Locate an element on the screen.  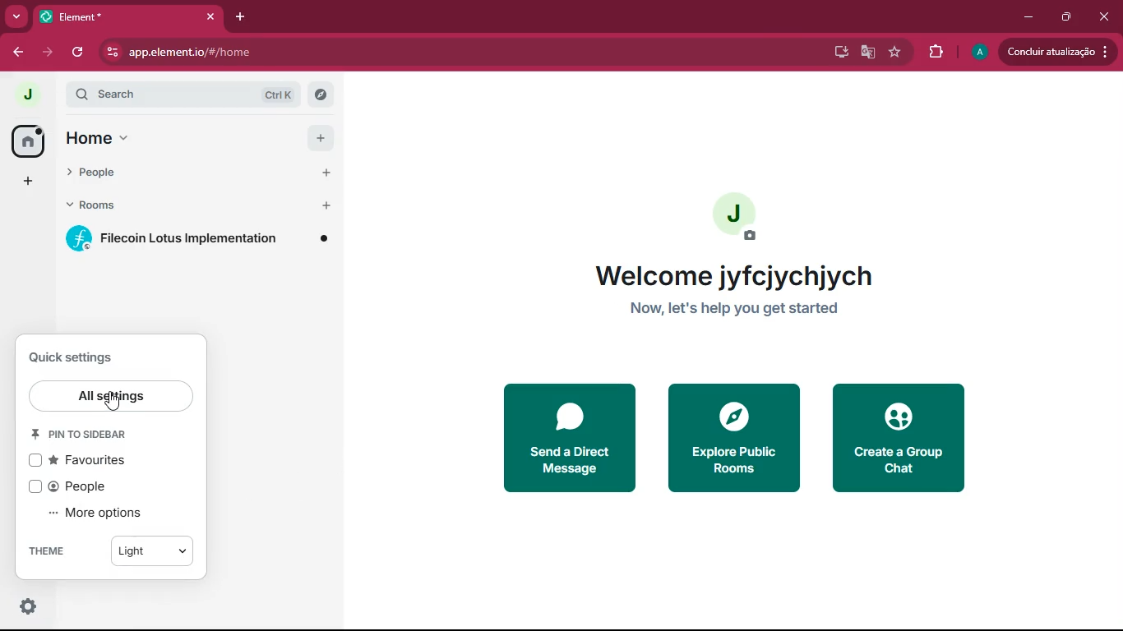
extensions is located at coordinates (936, 53).